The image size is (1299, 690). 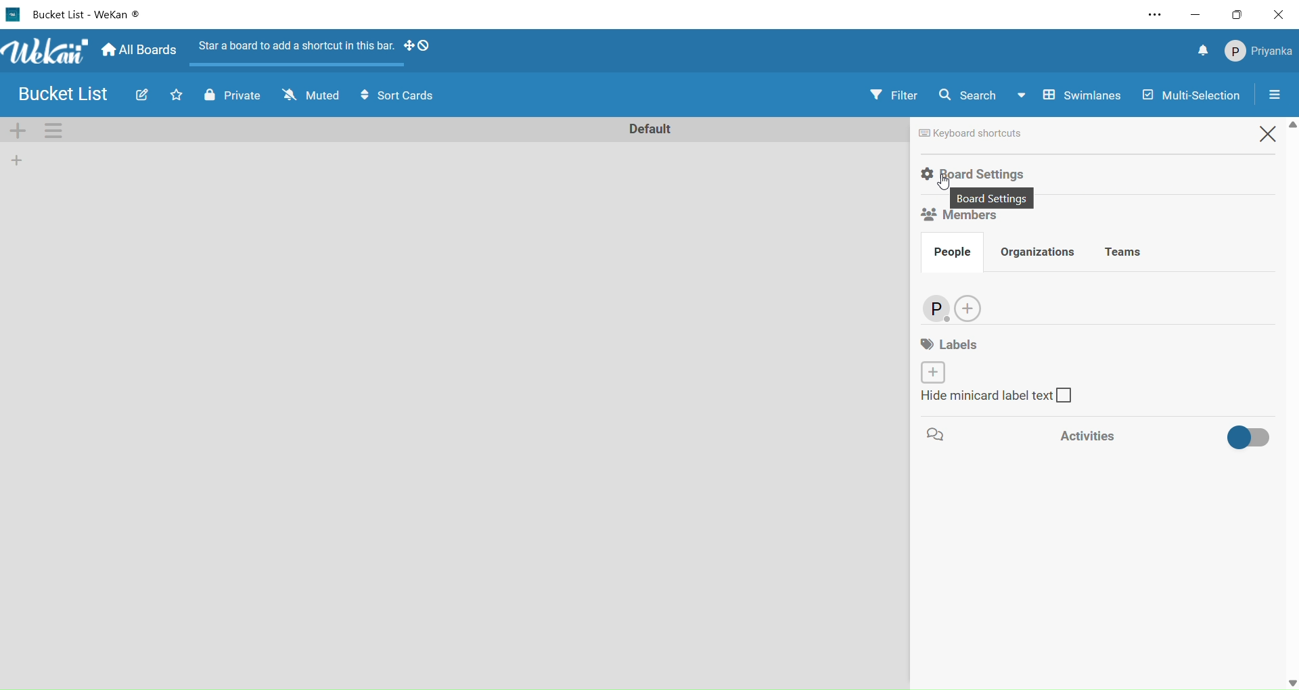 What do you see at coordinates (53, 131) in the screenshot?
I see `swimlane actions` at bounding box center [53, 131].